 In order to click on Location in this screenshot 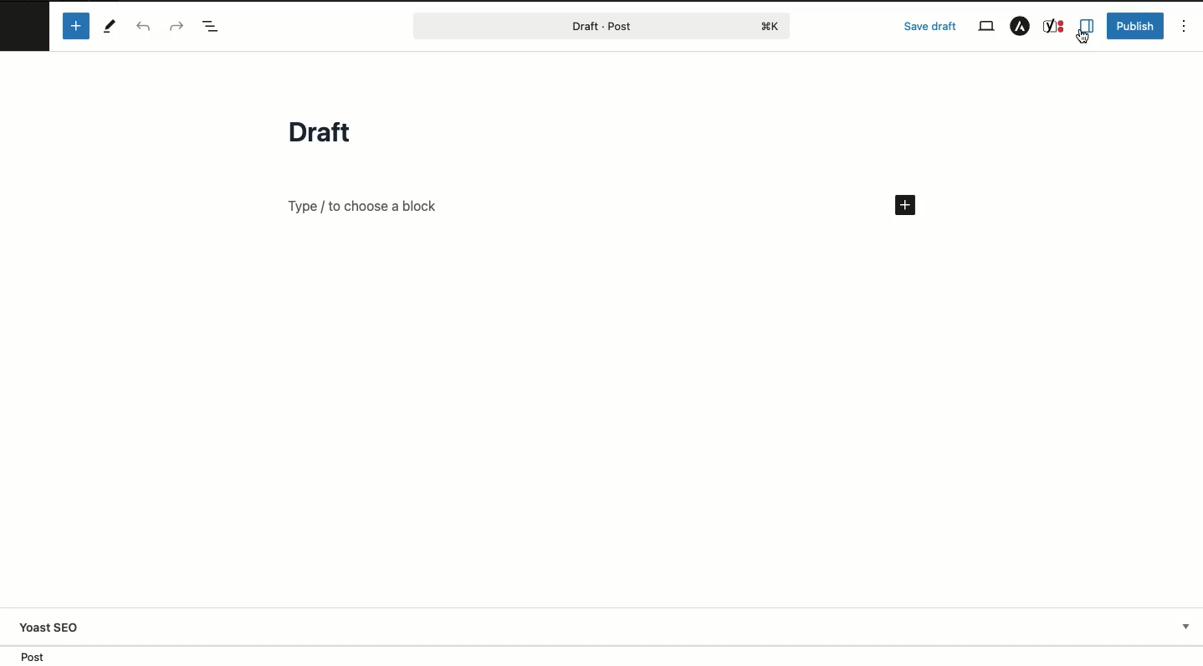, I will do `click(40, 655)`.